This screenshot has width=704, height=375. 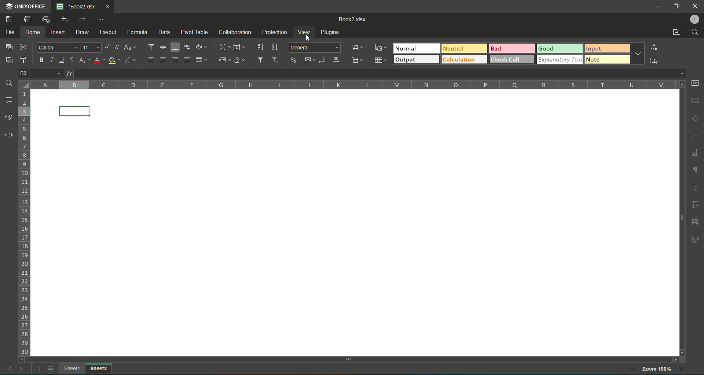 I want to click on percent, so click(x=295, y=60).